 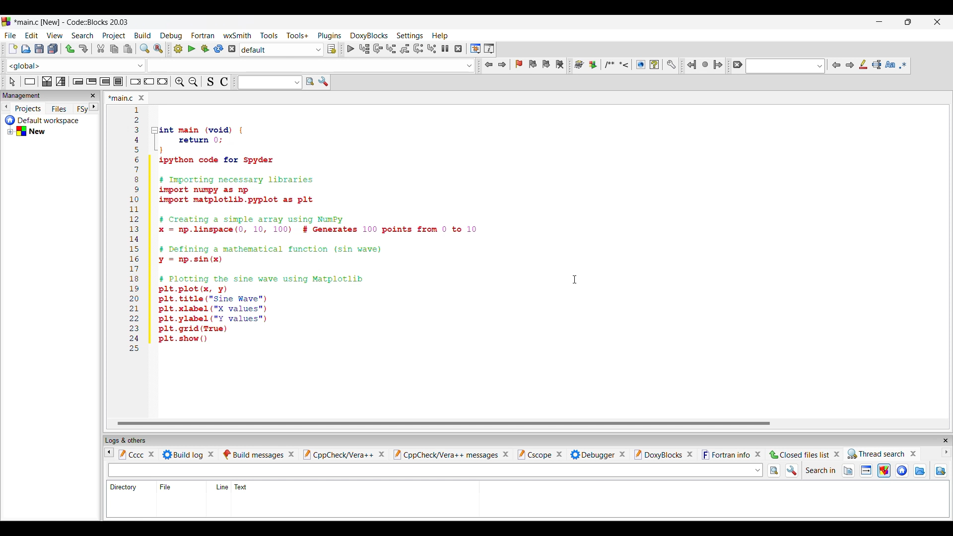 I want to click on Redo, so click(x=83, y=49).